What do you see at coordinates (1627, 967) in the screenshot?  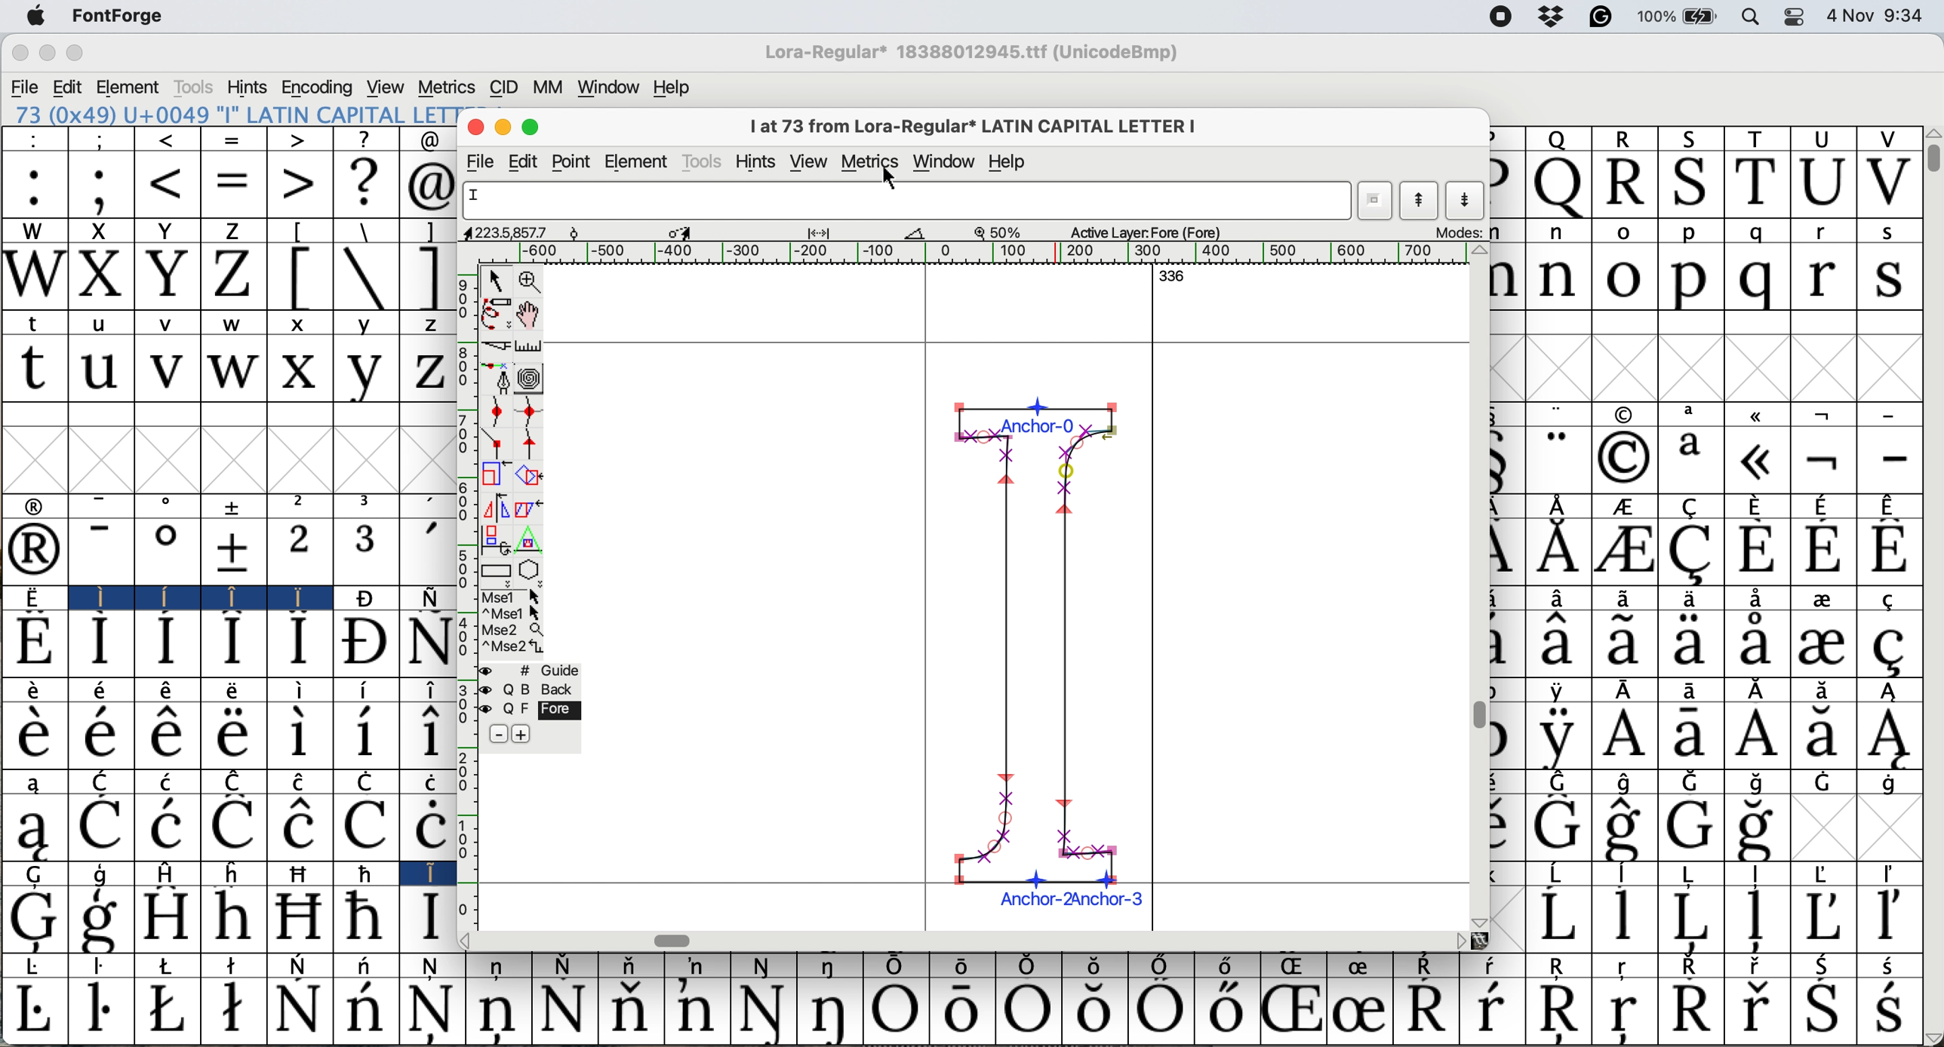 I see `Symbol` at bounding box center [1627, 967].